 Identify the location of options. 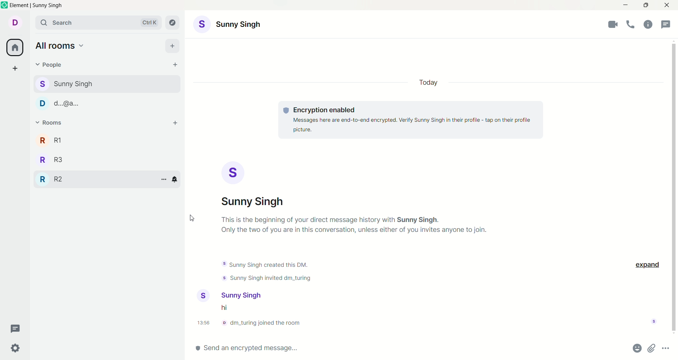
(162, 179).